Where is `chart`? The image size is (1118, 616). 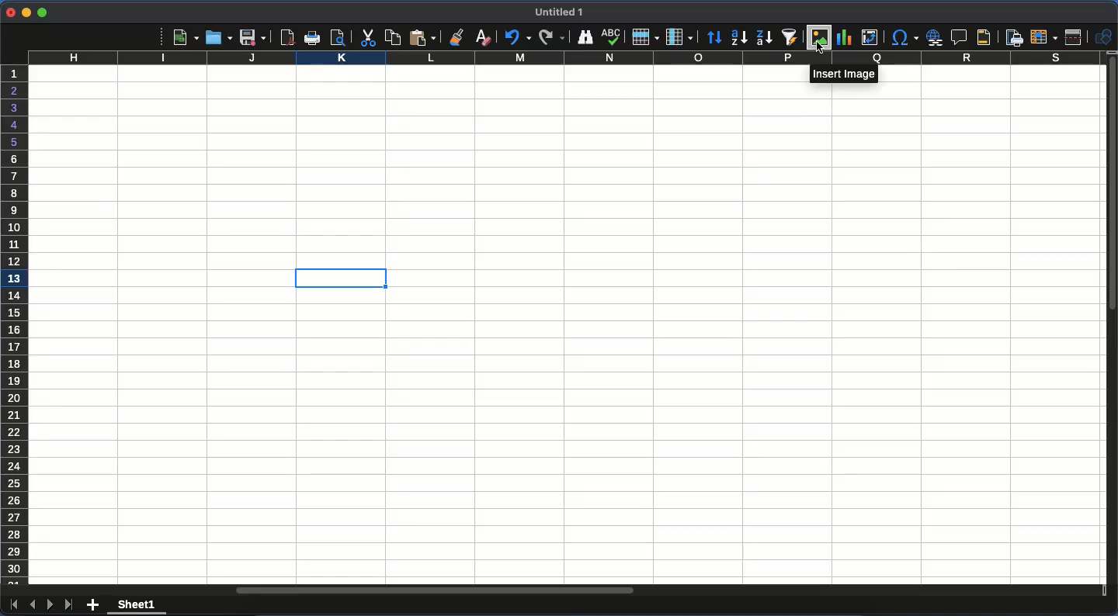
chart is located at coordinates (845, 38).